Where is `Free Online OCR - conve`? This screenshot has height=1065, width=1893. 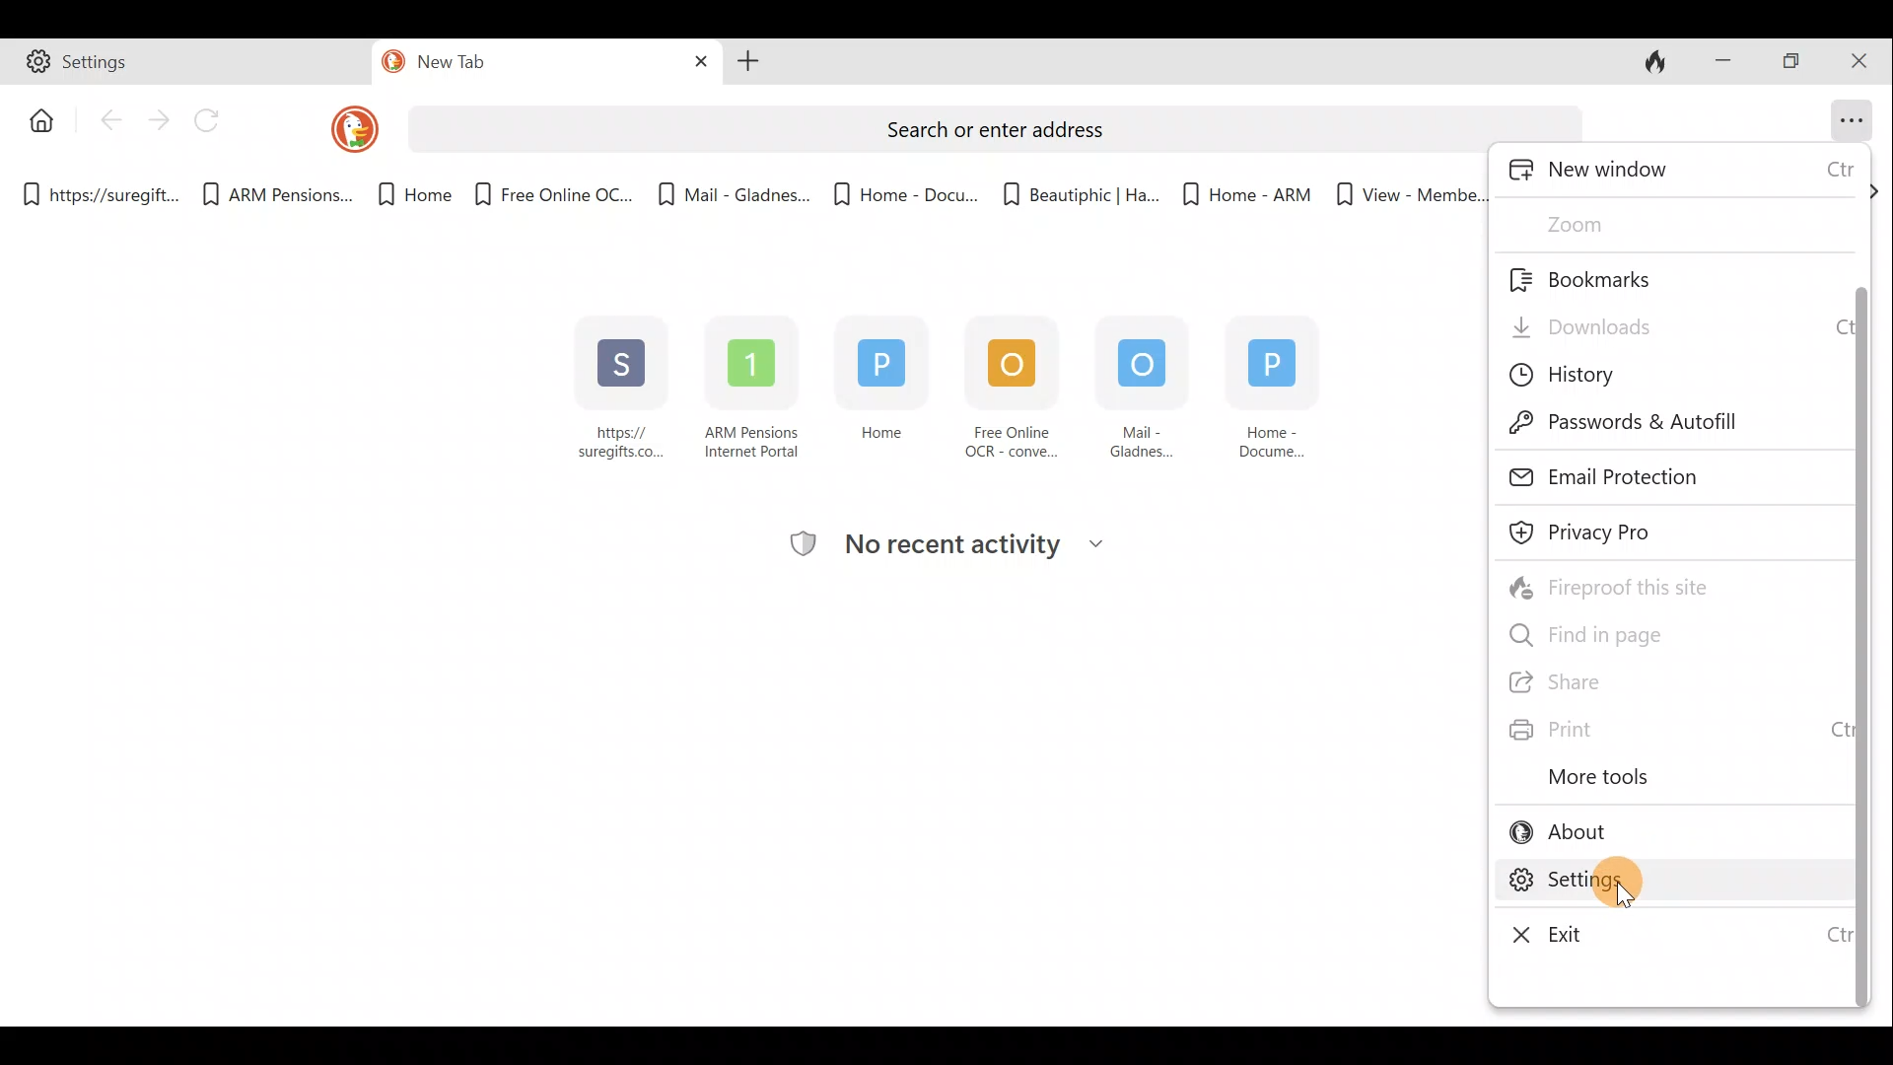 Free Online OCR - conve is located at coordinates (1006, 388).